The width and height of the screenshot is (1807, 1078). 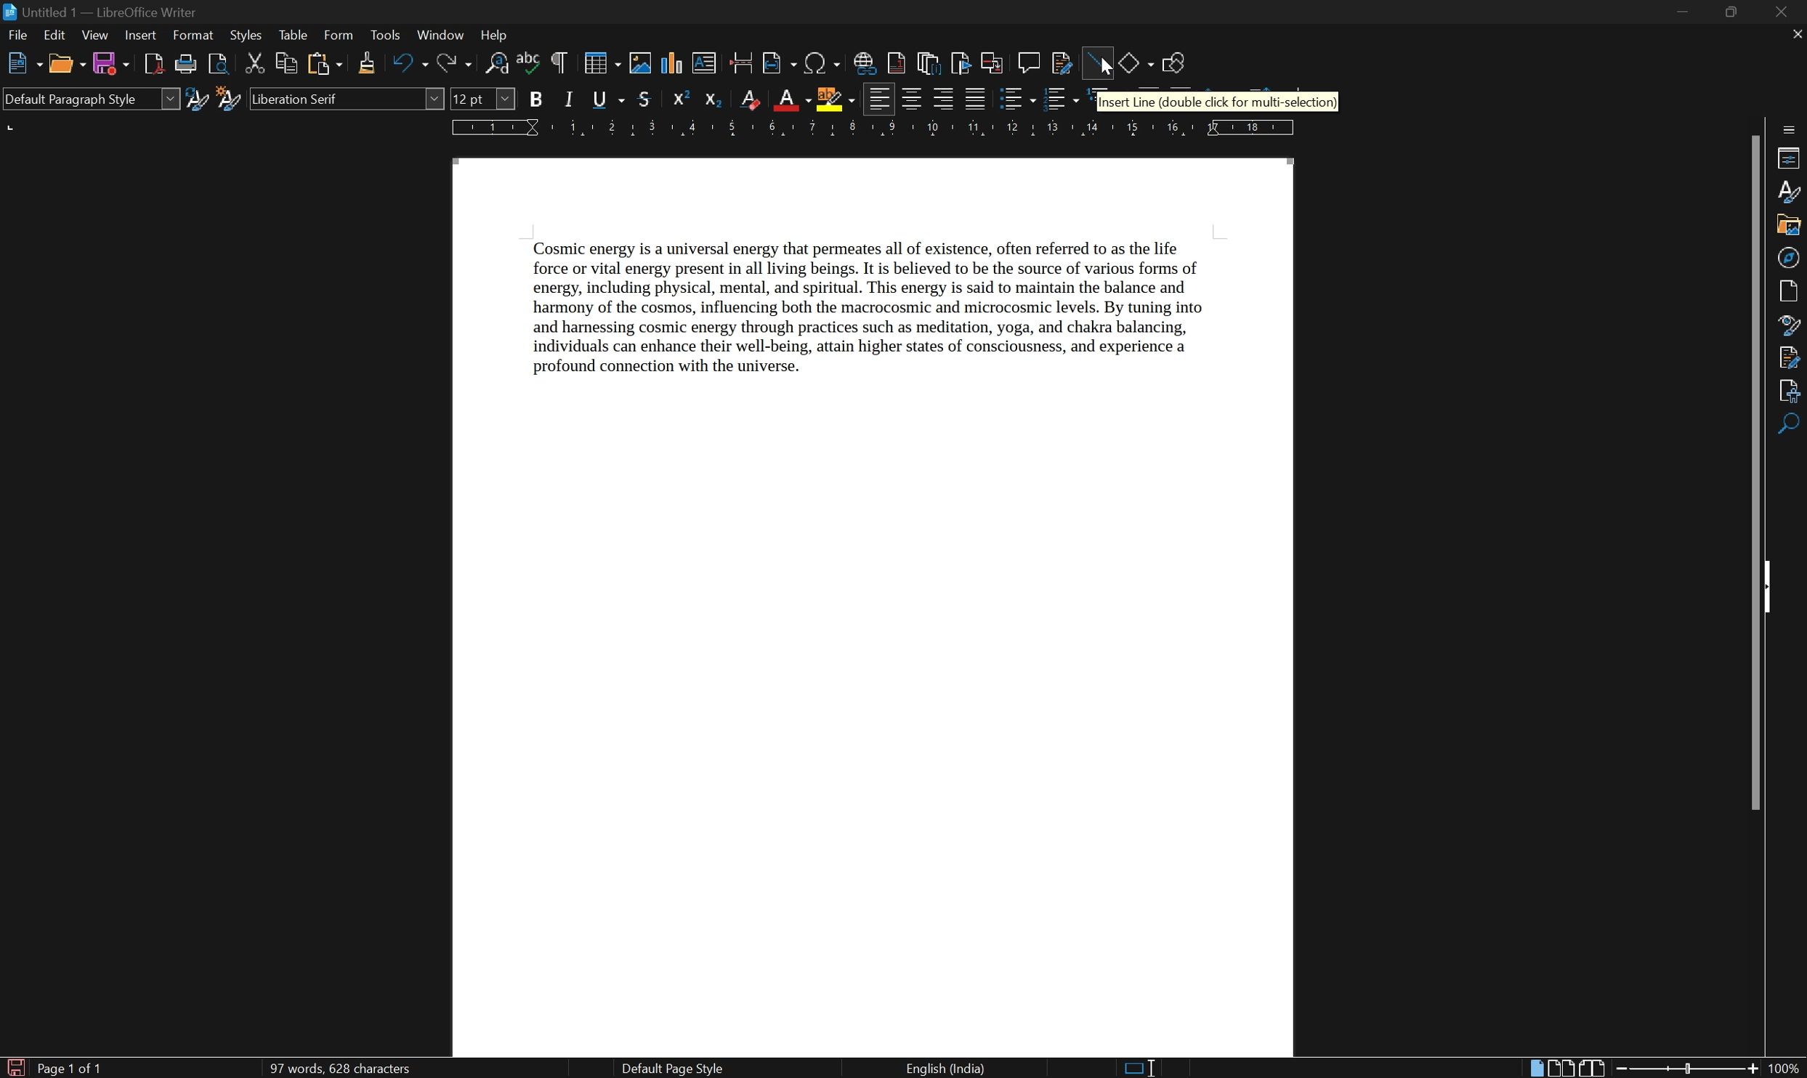 I want to click on toggle print preview, so click(x=215, y=62).